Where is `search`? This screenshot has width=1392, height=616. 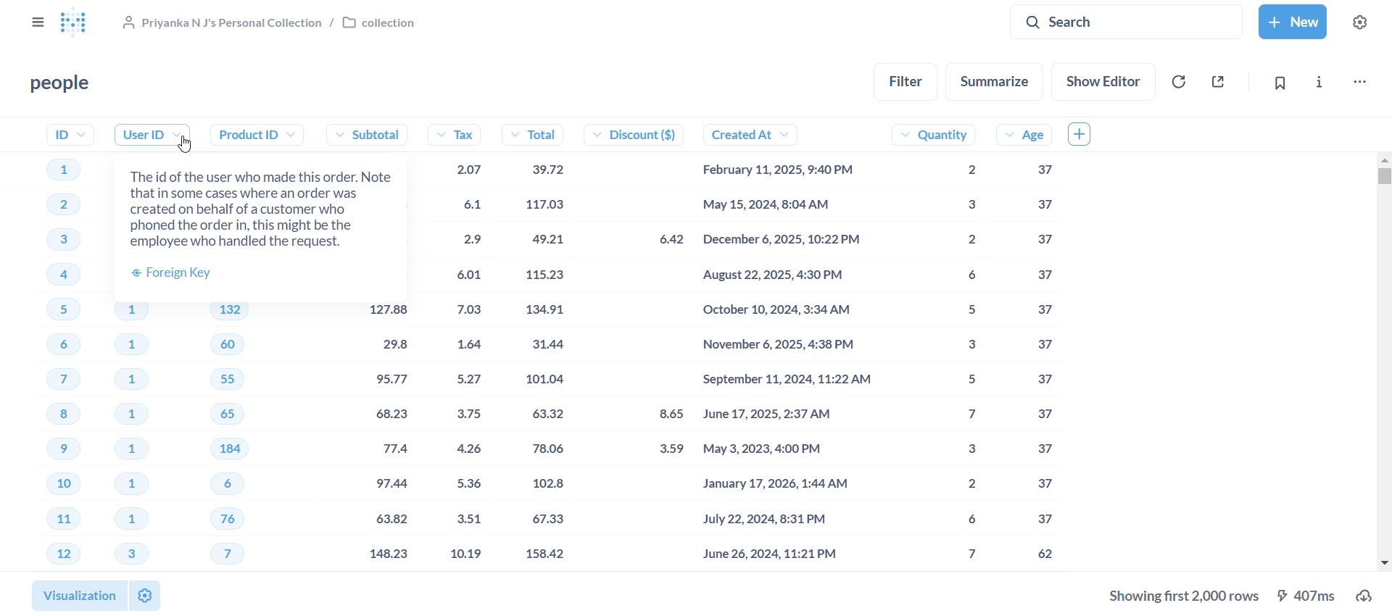
search is located at coordinates (1128, 22).